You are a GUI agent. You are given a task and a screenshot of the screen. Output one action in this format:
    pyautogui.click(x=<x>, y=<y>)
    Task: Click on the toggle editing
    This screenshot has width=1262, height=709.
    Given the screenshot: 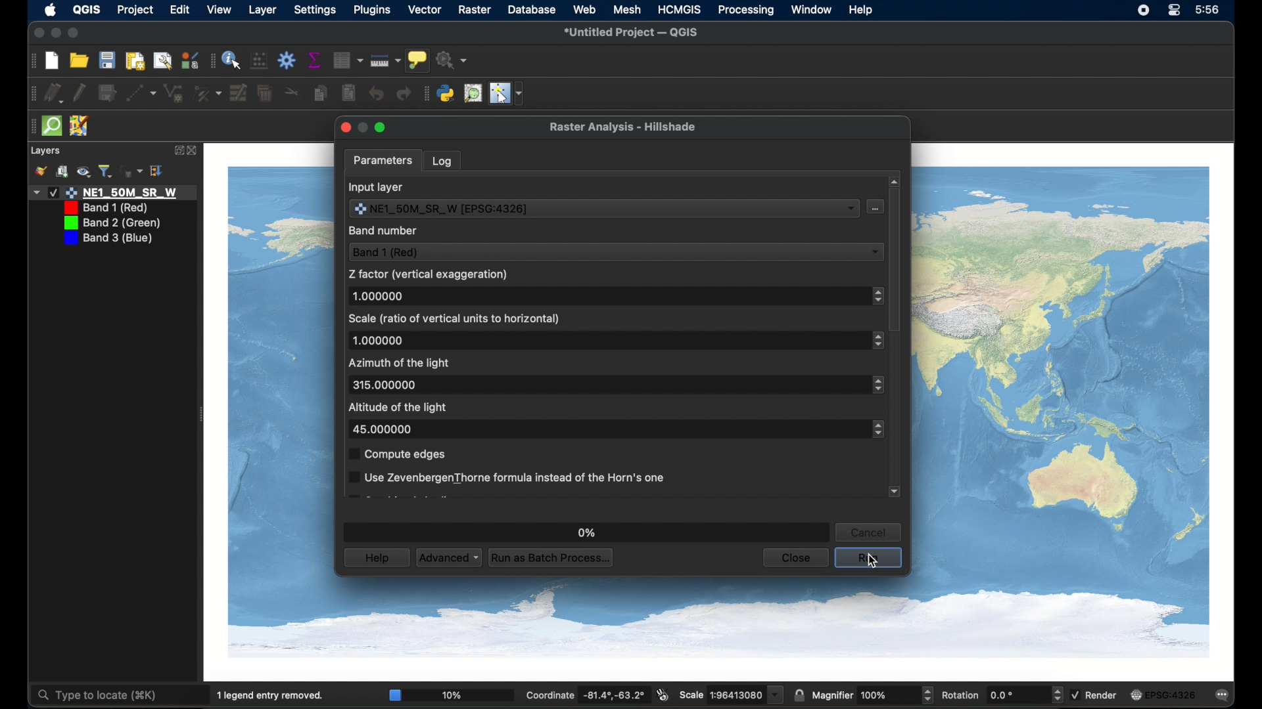 What is the action you would take?
    pyautogui.click(x=80, y=93)
    